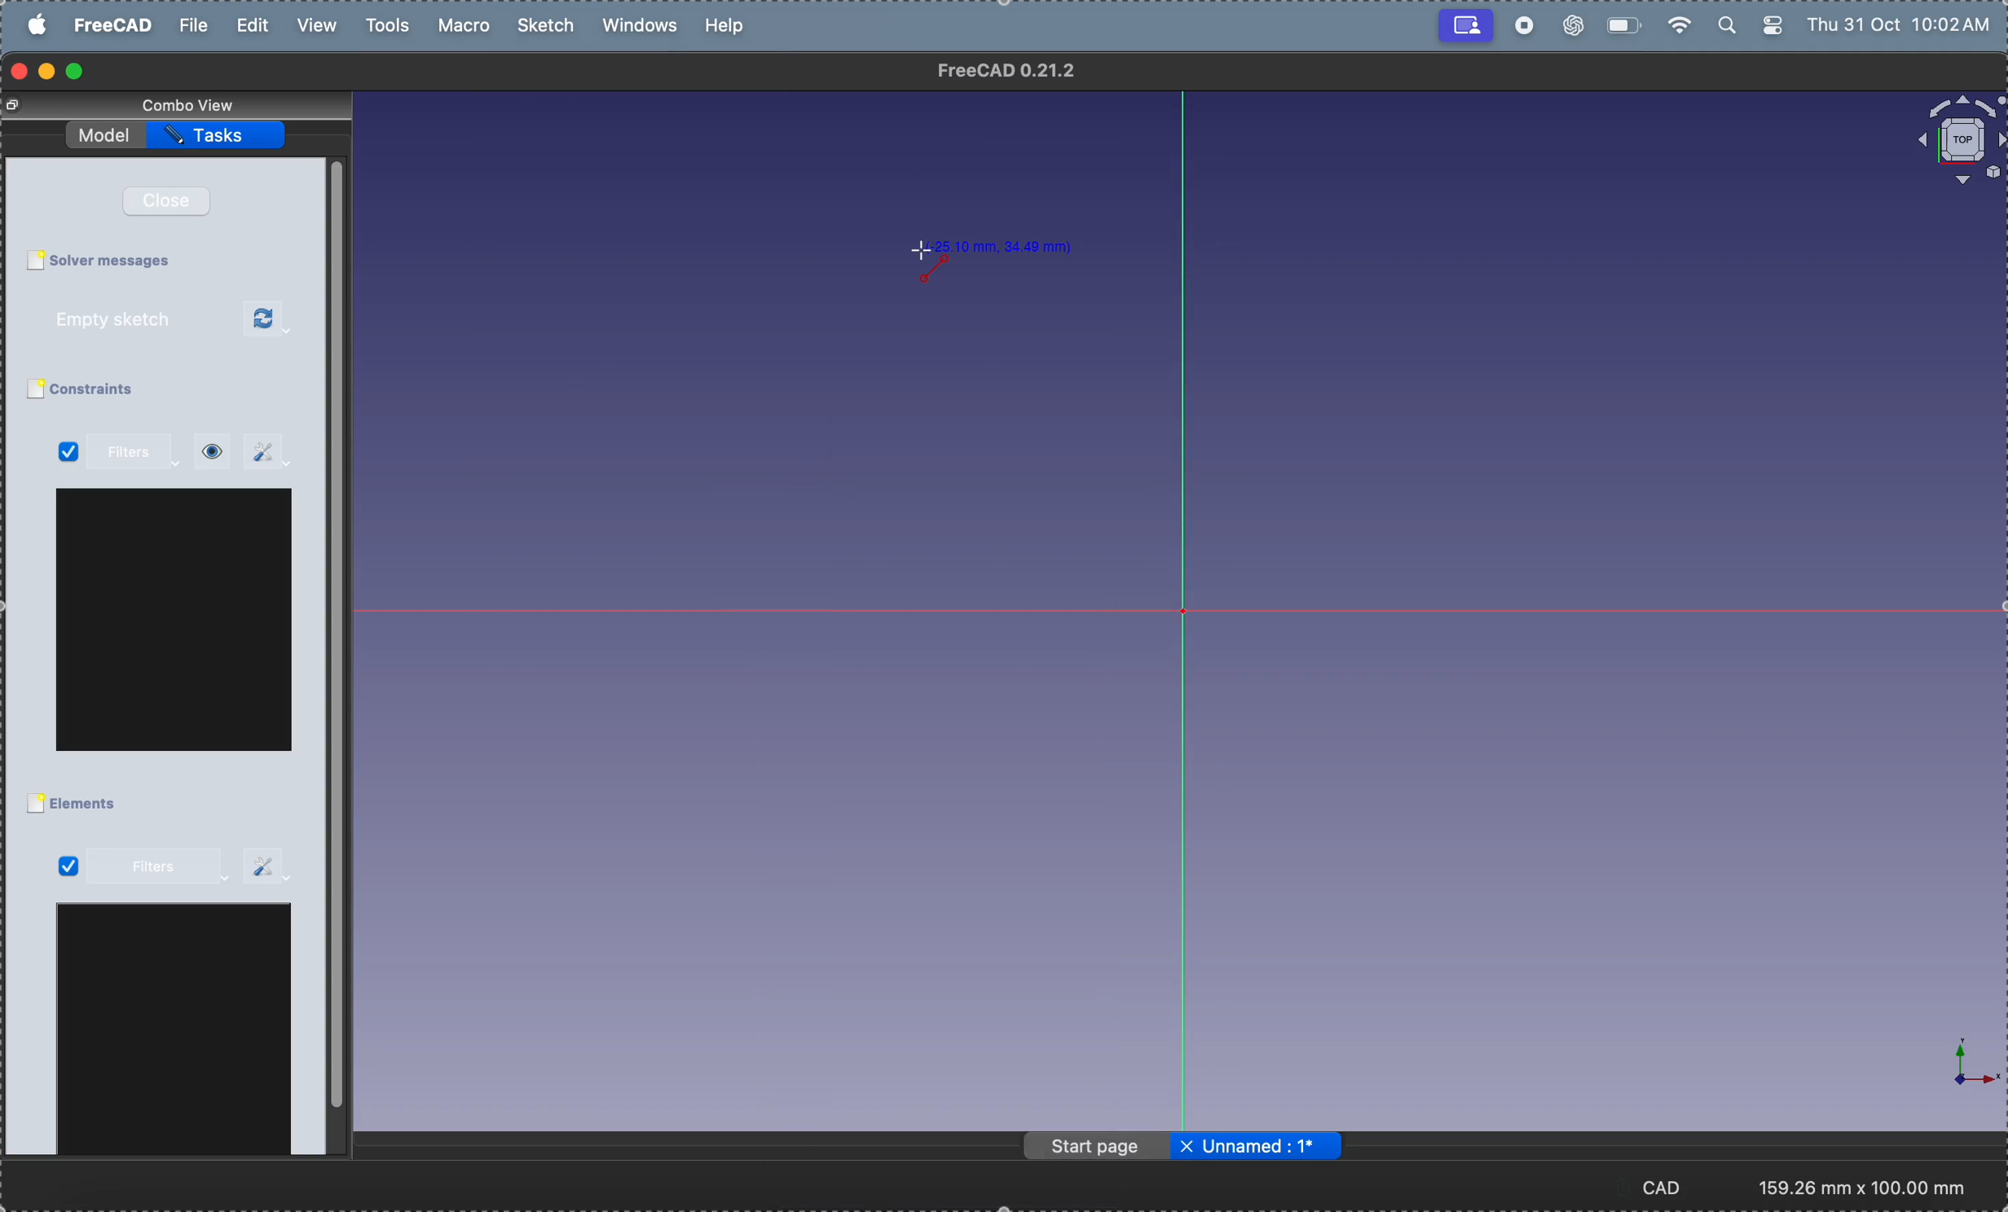  Describe the element at coordinates (118, 261) in the screenshot. I see `solver messages` at that location.